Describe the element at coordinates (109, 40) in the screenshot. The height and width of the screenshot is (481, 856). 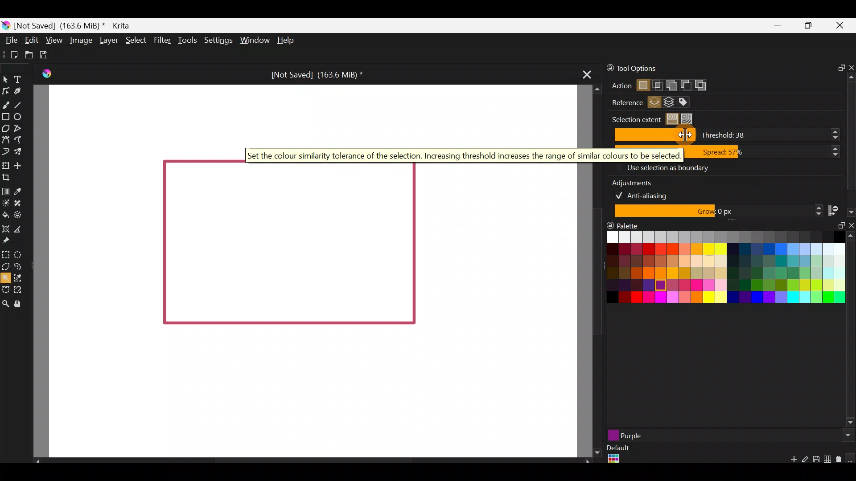
I see `Layer` at that location.